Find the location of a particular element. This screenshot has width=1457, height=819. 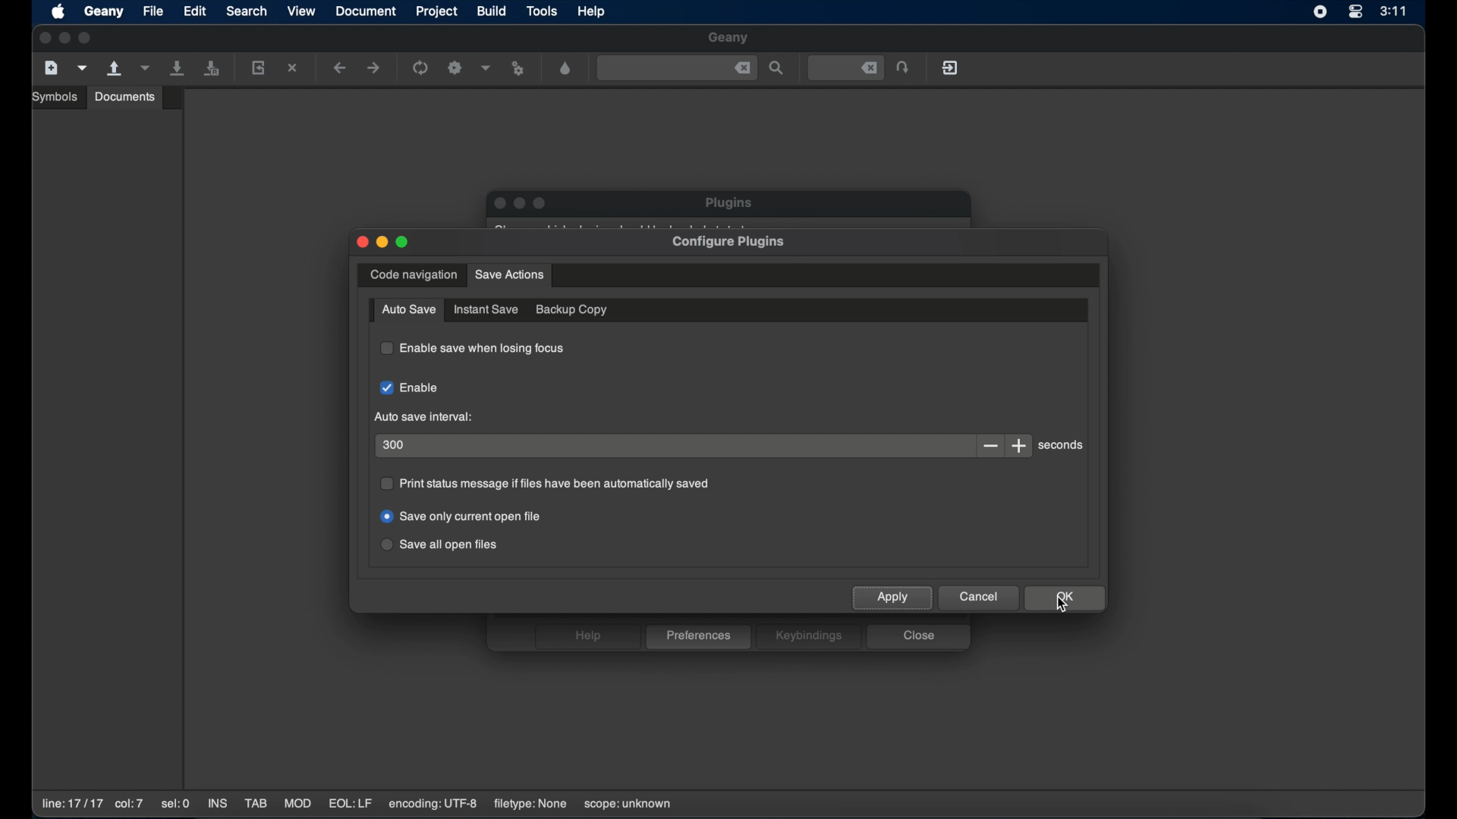

build the current file is located at coordinates (457, 69).